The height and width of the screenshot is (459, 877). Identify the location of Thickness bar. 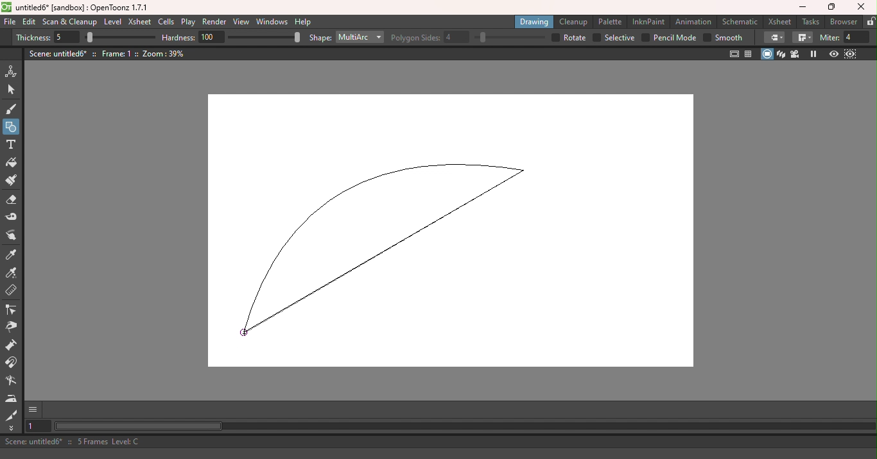
(119, 37).